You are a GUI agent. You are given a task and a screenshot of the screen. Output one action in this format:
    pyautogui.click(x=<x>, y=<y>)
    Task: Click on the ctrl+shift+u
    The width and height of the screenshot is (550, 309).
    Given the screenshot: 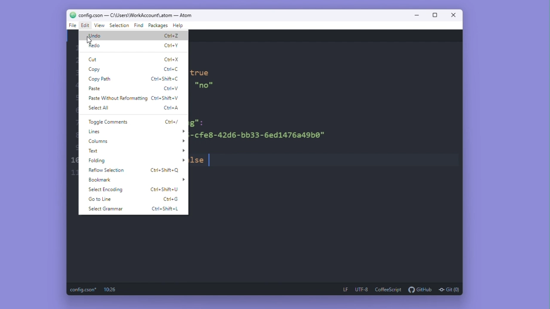 What is the action you would take?
    pyautogui.click(x=165, y=190)
    